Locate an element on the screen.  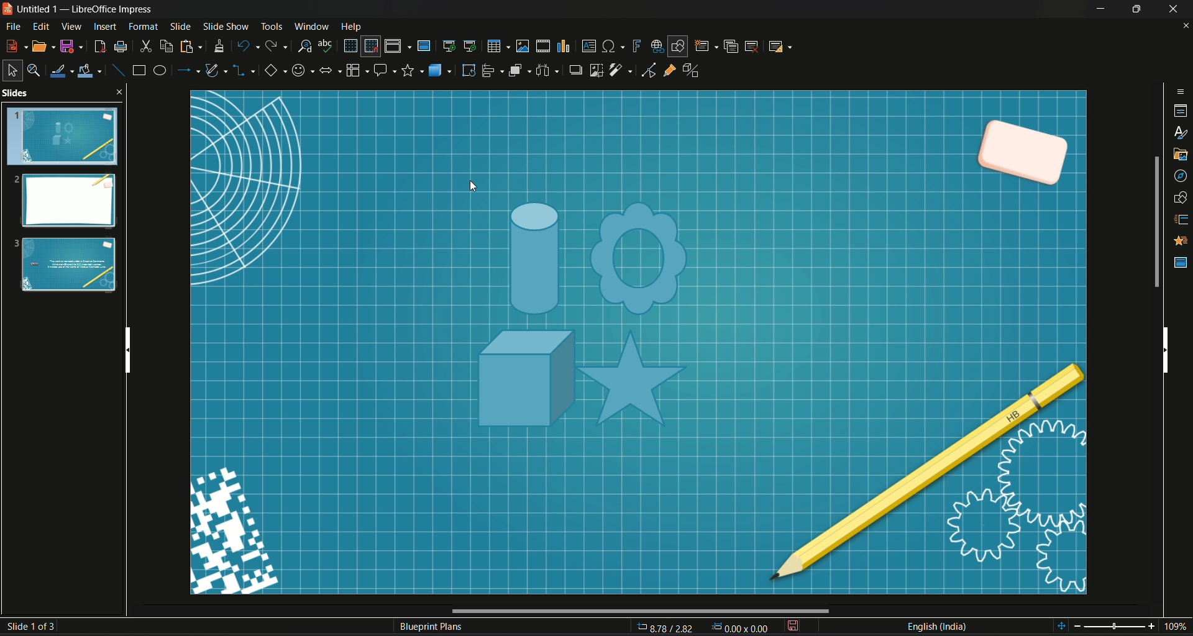
toggle extrusion is located at coordinates (695, 70).